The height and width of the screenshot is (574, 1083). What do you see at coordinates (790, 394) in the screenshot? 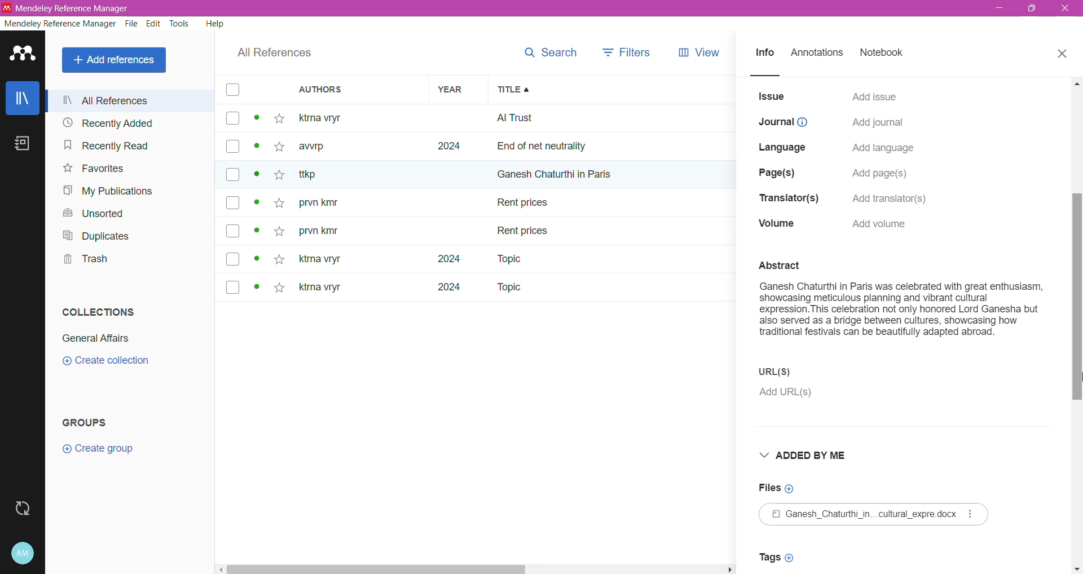
I see `Click to Add URL(S)` at bounding box center [790, 394].